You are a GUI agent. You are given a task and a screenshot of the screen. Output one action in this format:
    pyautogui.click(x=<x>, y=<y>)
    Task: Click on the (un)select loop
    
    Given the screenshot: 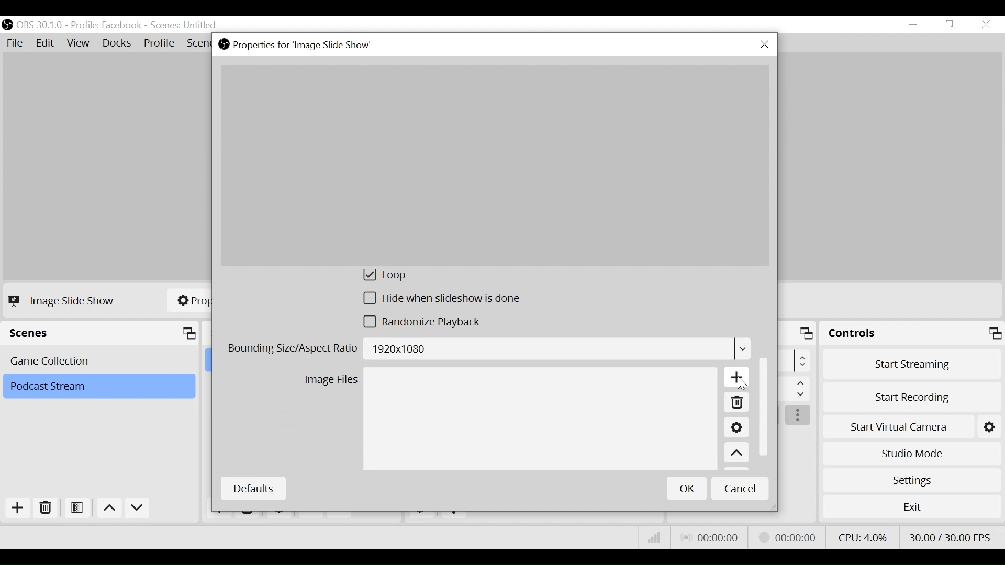 What is the action you would take?
    pyautogui.click(x=398, y=277)
    